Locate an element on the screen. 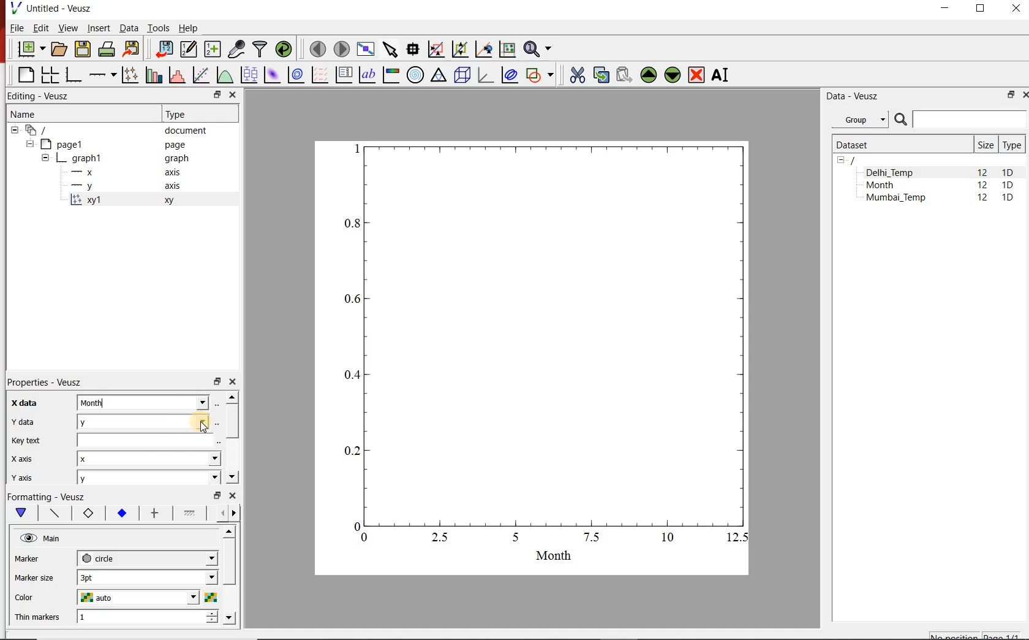 This screenshot has height=640, width=1029. plot a 2d dataset as an image is located at coordinates (273, 75).